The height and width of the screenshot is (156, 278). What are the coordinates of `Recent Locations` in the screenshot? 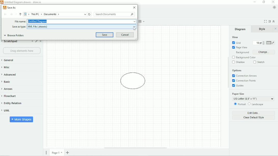 It's located at (16, 14).